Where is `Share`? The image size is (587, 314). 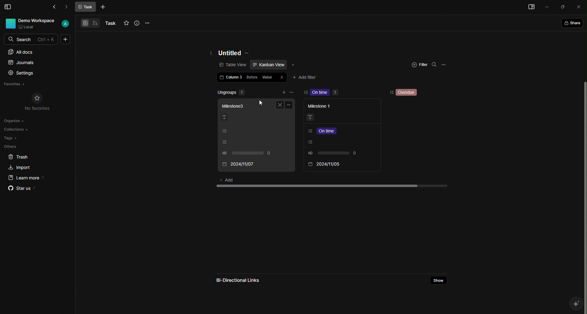 Share is located at coordinates (573, 23).